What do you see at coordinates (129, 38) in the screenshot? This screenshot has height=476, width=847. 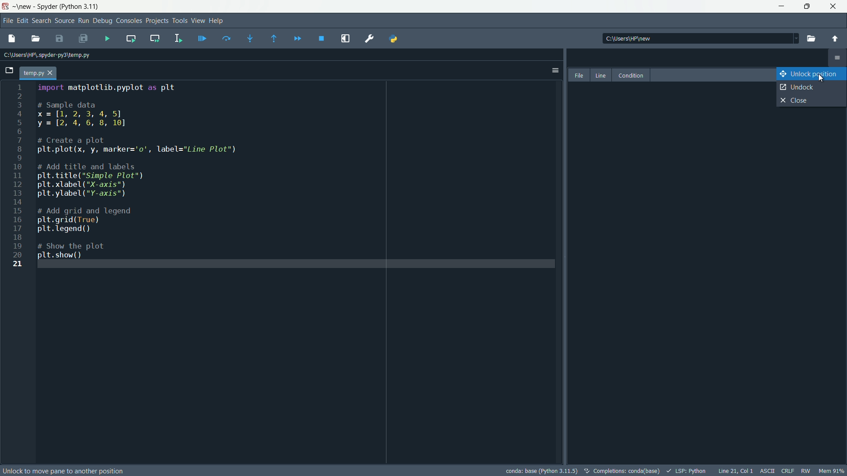 I see `run current cell` at bounding box center [129, 38].